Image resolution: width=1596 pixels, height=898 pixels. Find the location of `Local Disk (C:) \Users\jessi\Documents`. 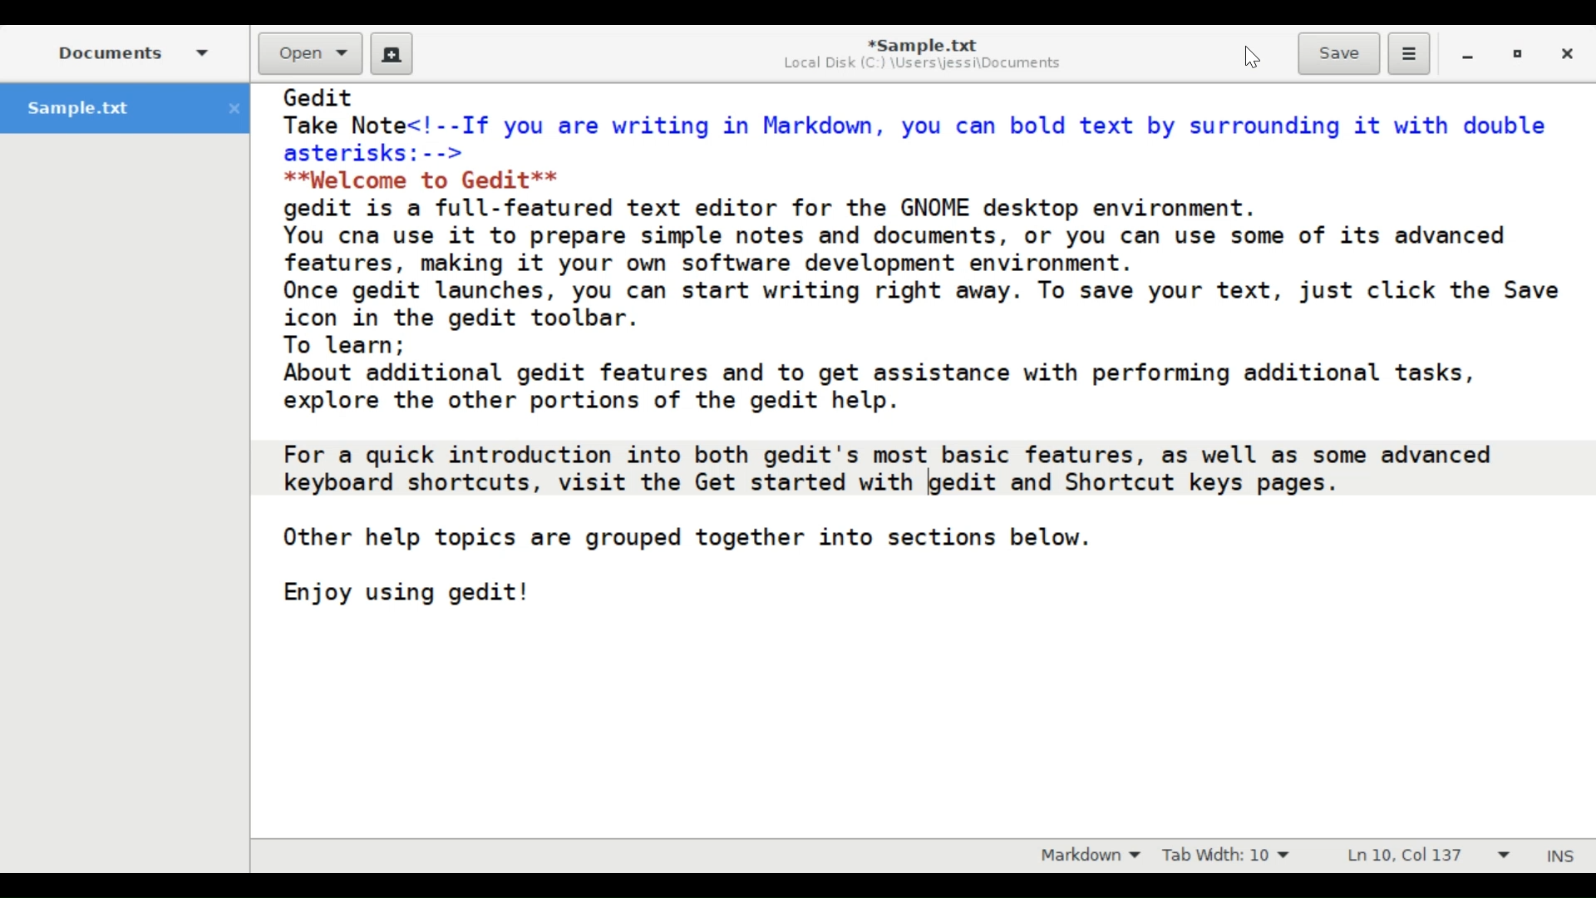

Local Disk (C:) \Users\jessi\Documents is located at coordinates (921, 67).